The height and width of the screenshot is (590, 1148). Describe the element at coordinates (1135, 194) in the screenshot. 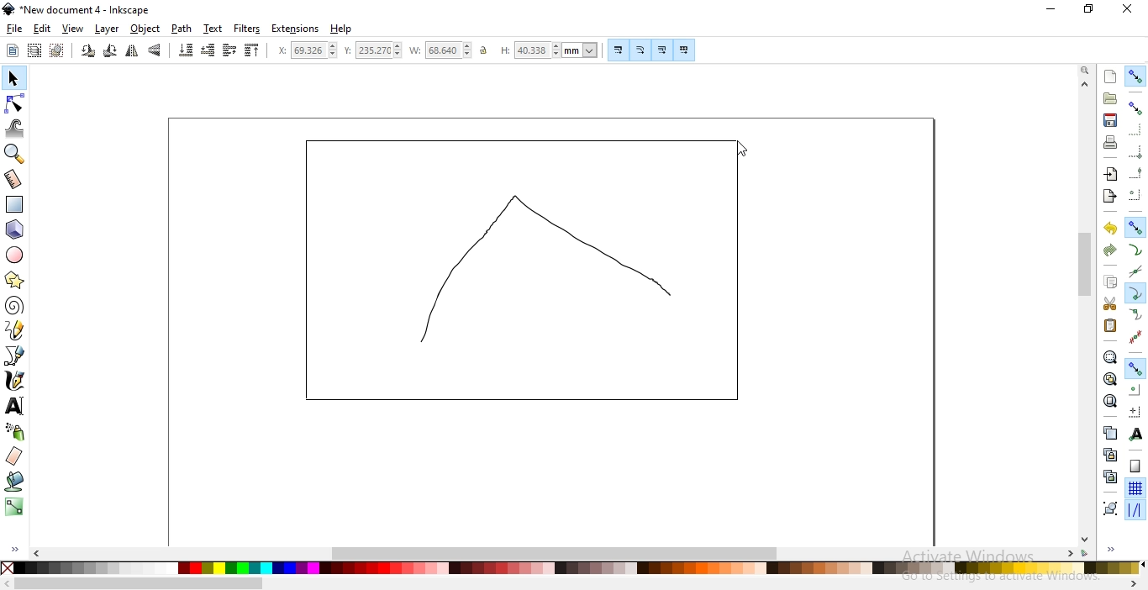

I see `snapping centers of bounding boxes` at that location.